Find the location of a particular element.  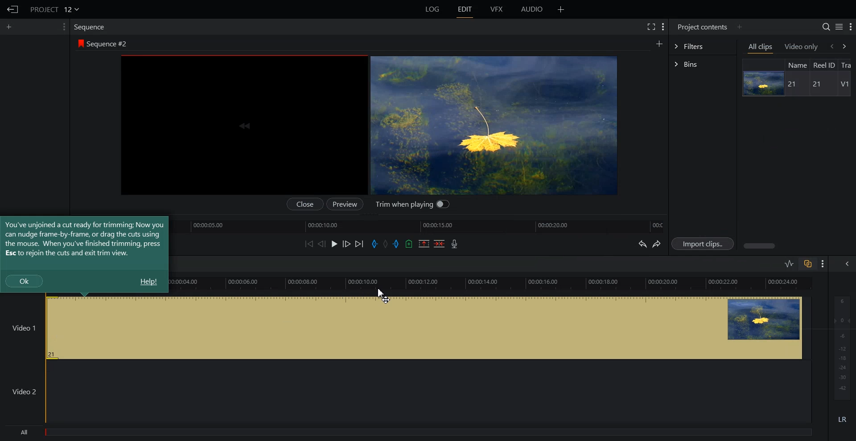

Add Panel is located at coordinates (561, 9).